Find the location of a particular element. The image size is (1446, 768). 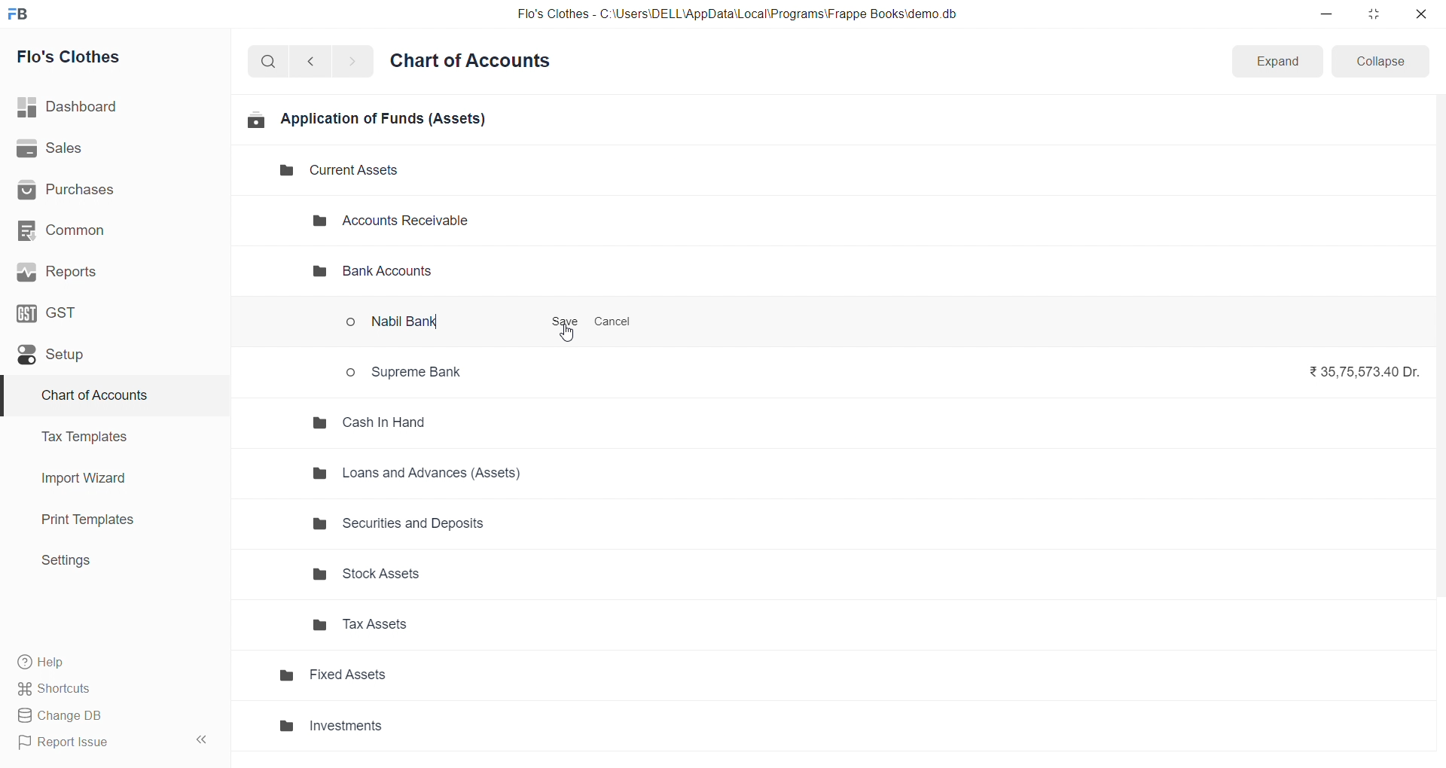

Chart of Accounts is located at coordinates (105, 396).